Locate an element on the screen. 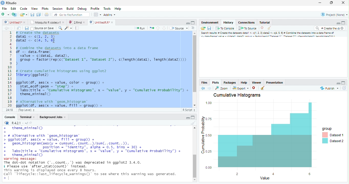 The height and width of the screenshot is (184, 349). # Create the di is located at coordinates (329, 29).